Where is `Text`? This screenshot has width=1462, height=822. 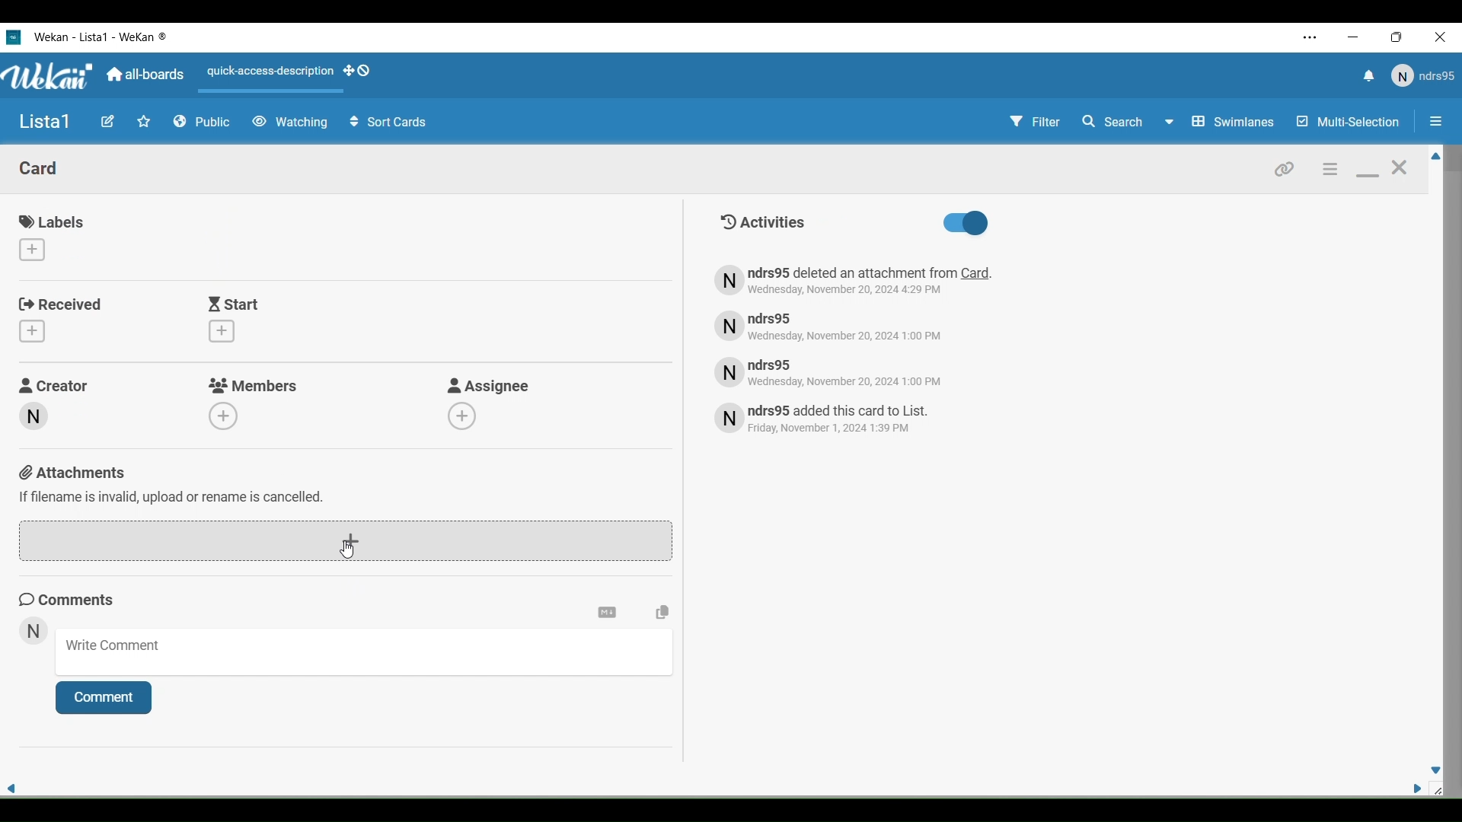
Text is located at coordinates (840, 325).